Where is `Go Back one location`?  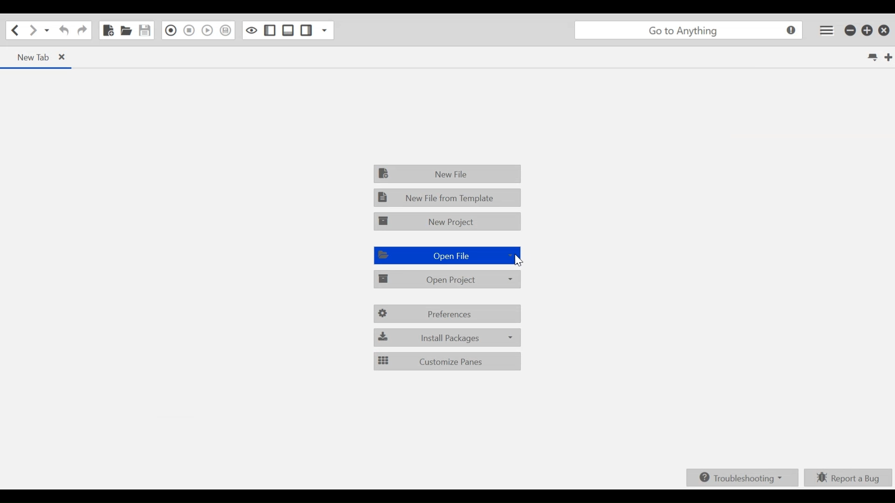
Go Back one location is located at coordinates (15, 30).